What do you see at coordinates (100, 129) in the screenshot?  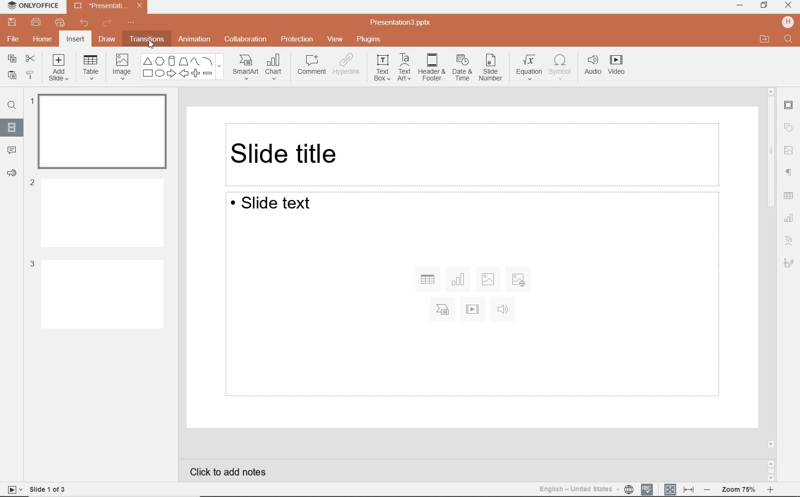 I see `slide 1` at bounding box center [100, 129].